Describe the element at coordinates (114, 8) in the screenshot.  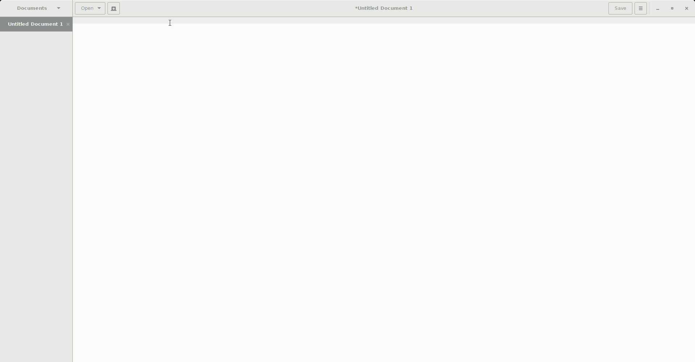
I see `New` at that location.